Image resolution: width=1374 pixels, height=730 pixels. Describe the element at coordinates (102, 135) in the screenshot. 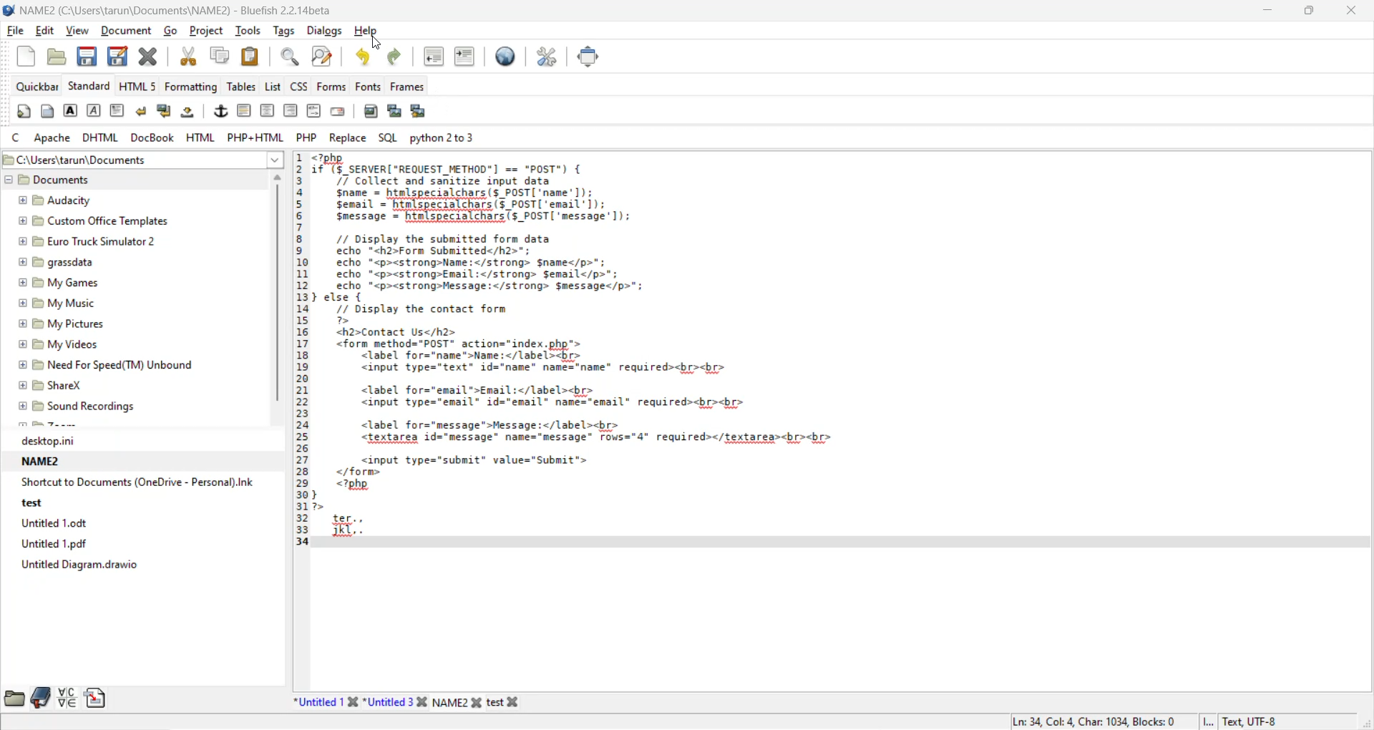

I see `dhtml` at that location.